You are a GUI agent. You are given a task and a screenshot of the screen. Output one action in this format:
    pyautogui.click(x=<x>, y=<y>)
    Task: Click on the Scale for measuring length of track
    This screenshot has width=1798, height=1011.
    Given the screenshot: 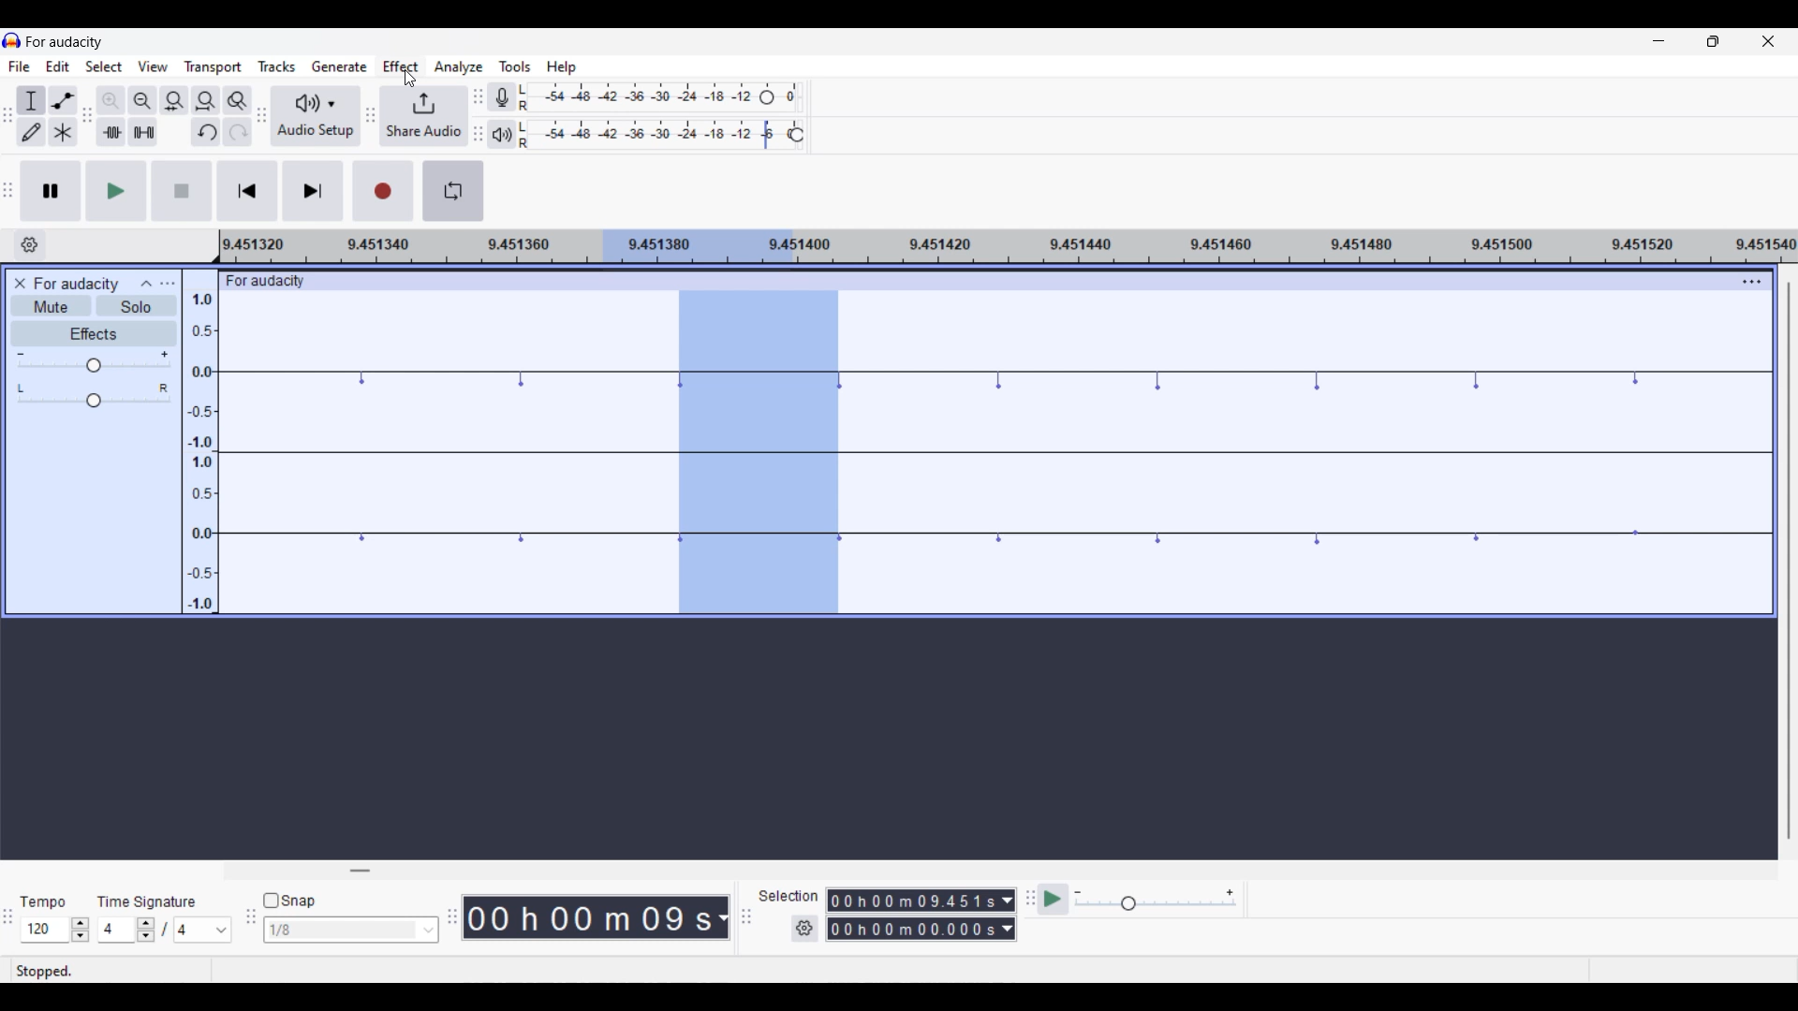 What is the action you would take?
    pyautogui.click(x=1009, y=246)
    